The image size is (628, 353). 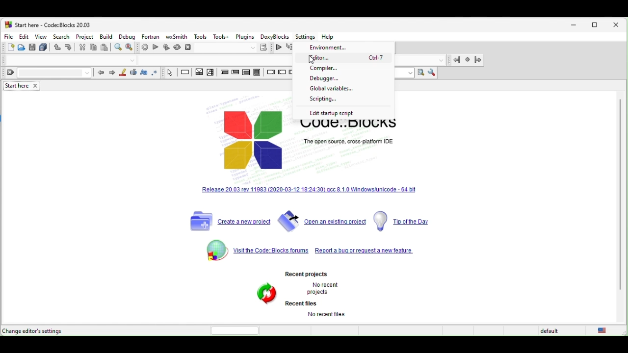 I want to click on Code completion compiler, so click(x=145, y=60).